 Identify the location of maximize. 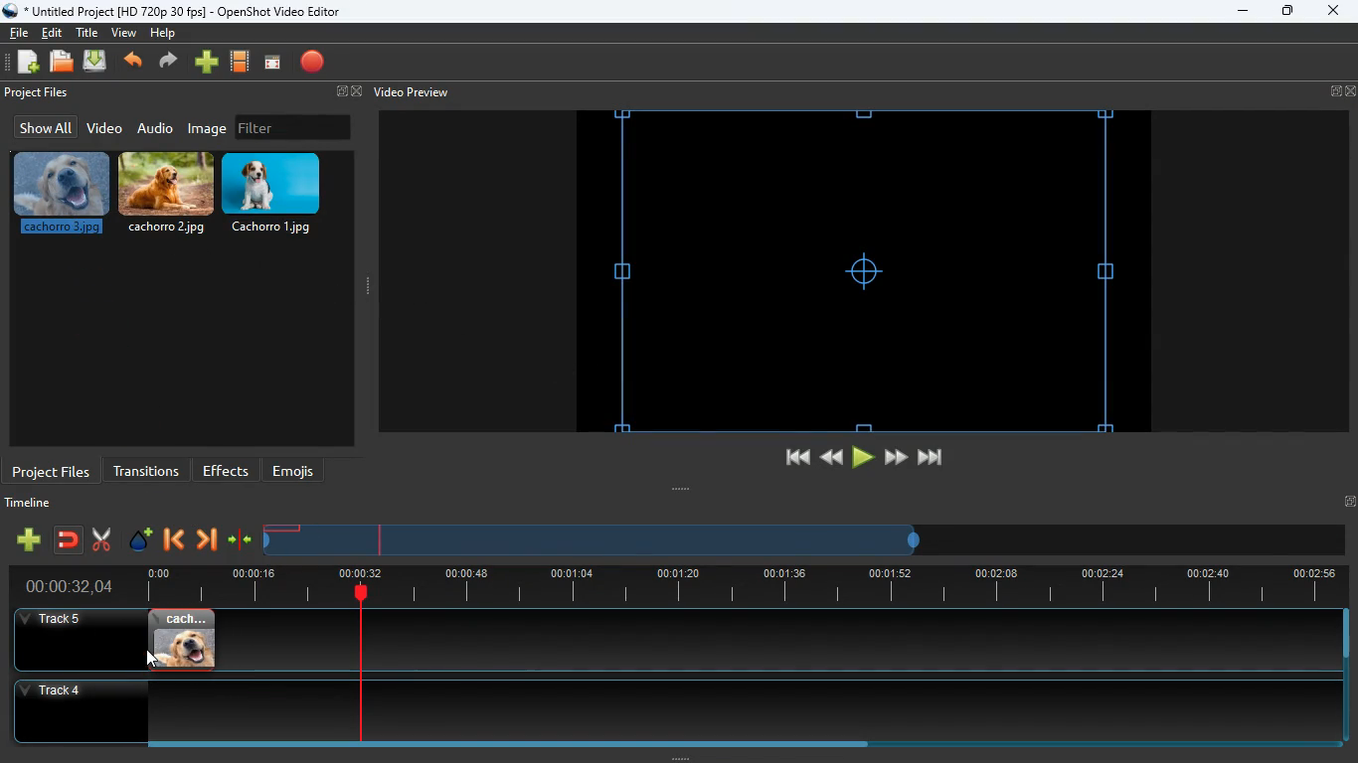
(1288, 13).